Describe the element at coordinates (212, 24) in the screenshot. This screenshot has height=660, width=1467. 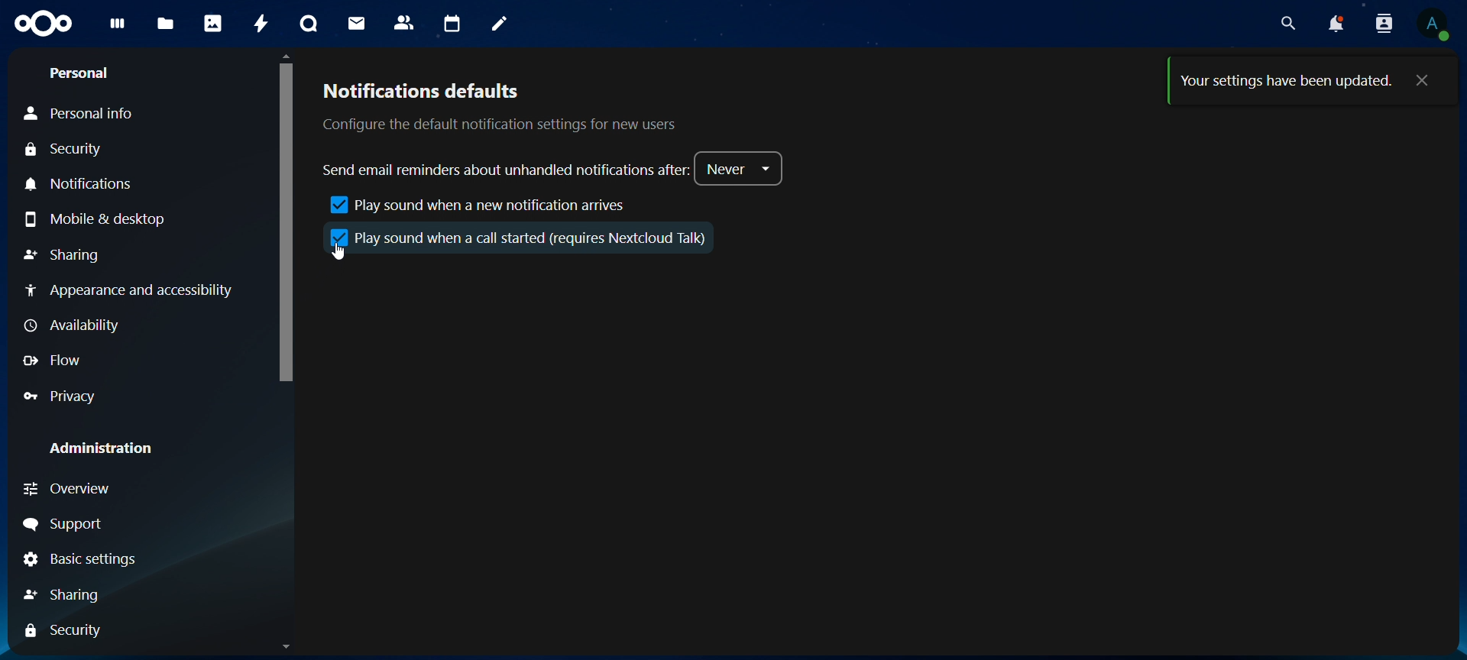
I see `photos` at that location.